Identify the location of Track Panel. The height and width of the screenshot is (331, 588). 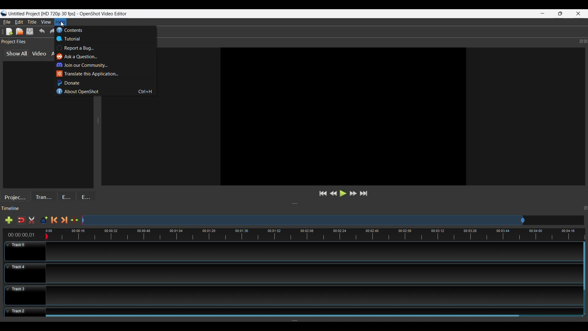
(313, 295).